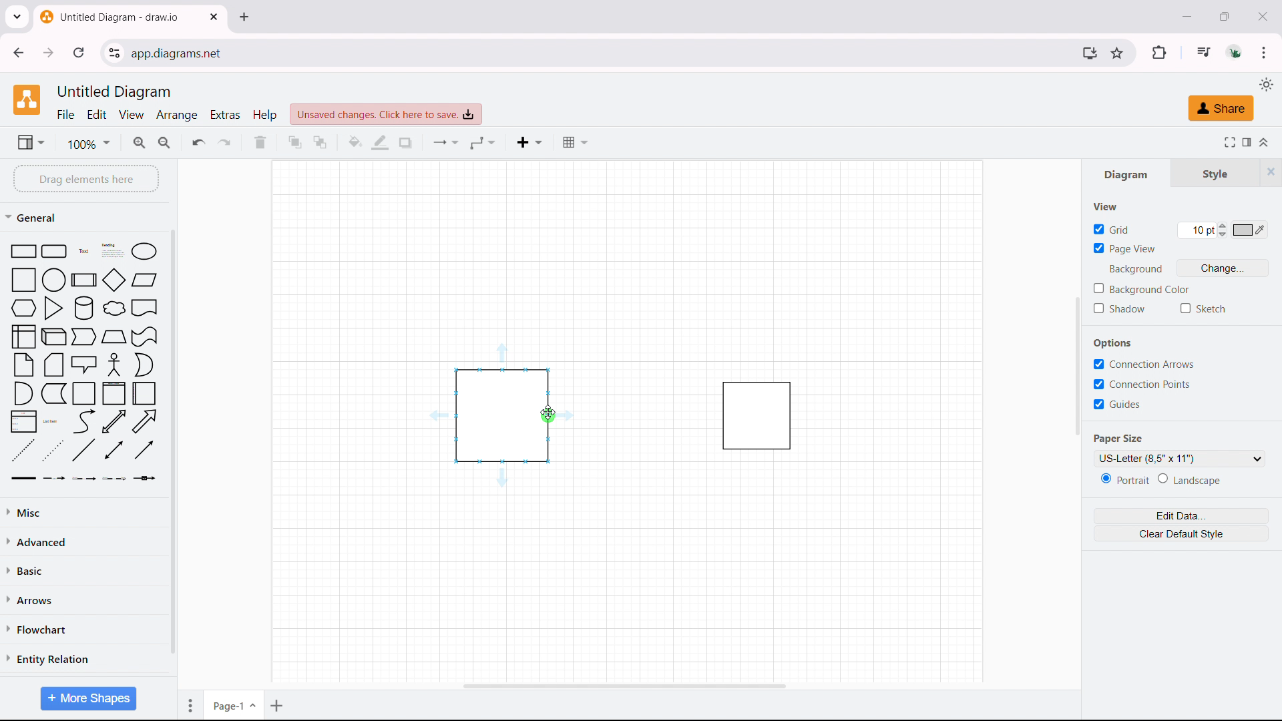 Image resolution: width=1282 pixels, height=721 pixels. Describe the element at coordinates (1141, 384) in the screenshot. I see `connection points` at that location.